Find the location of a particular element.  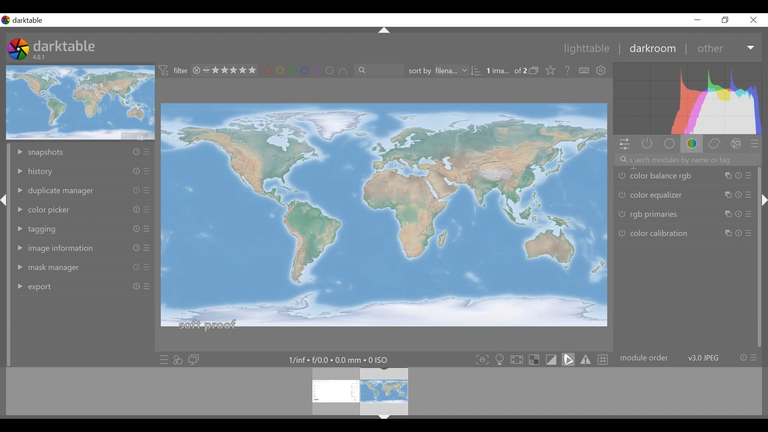

display a second darkroom image is located at coordinates (195, 360).